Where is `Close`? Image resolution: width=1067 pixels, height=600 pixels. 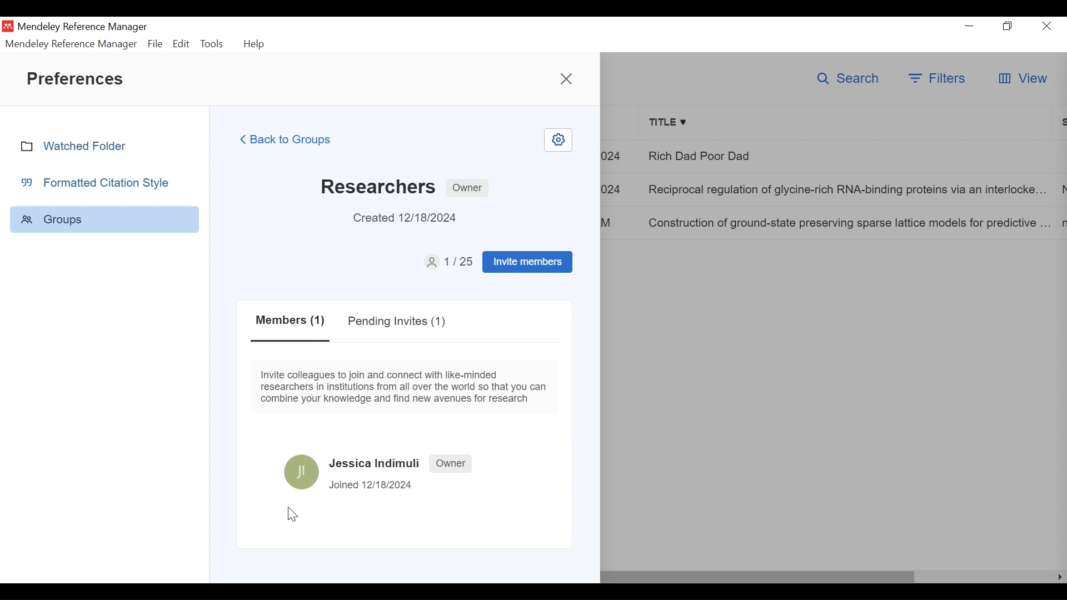
Close is located at coordinates (566, 77).